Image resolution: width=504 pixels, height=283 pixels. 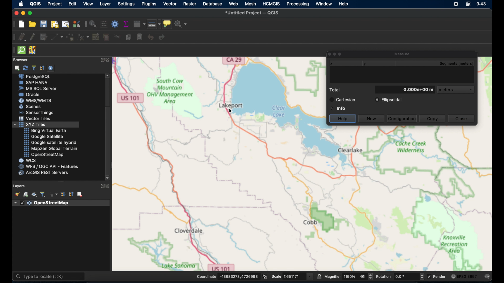 I want to click on y, so click(x=366, y=64).